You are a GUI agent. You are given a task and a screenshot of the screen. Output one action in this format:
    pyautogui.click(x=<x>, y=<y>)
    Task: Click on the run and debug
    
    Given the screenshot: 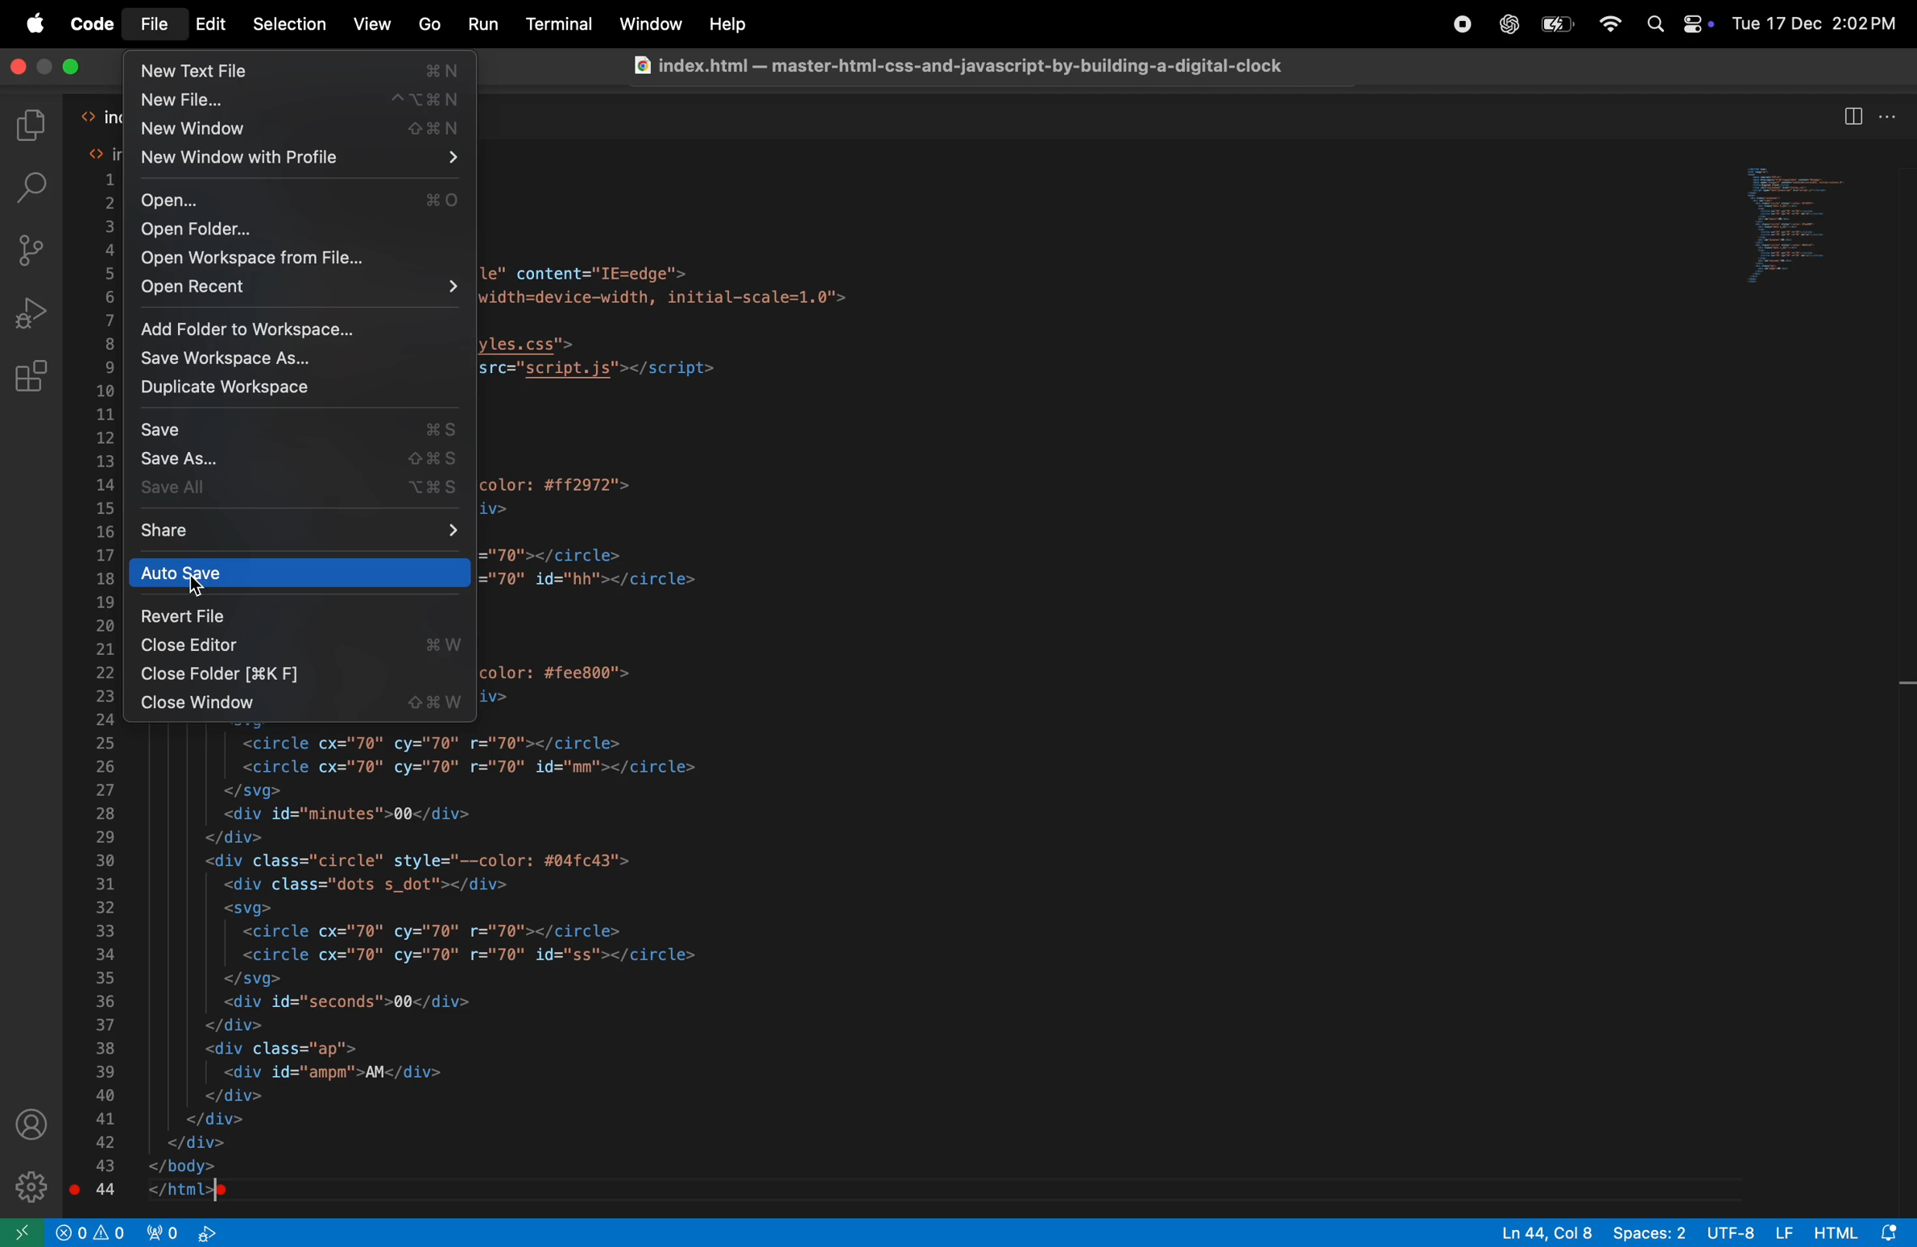 What is the action you would take?
    pyautogui.click(x=31, y=313)
    